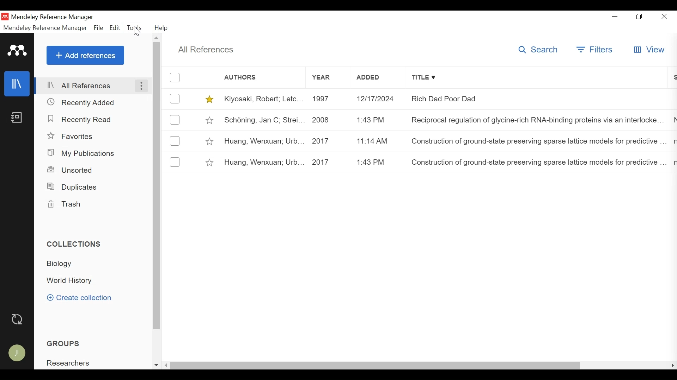 This screenshot has height=380, width=677. Describe the element at coordinates (265, 99) in the screenshot. I see `Kiyosaki, Robert` at that location.